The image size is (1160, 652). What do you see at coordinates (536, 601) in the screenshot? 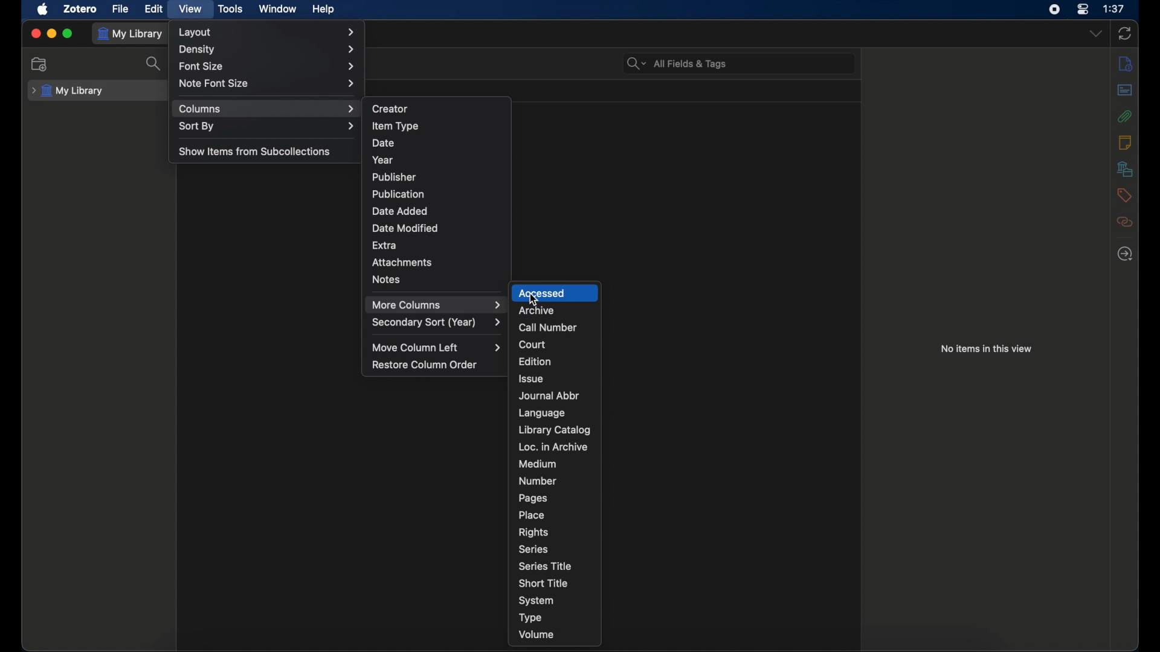
I see `system` at bounding box center [536, 601].